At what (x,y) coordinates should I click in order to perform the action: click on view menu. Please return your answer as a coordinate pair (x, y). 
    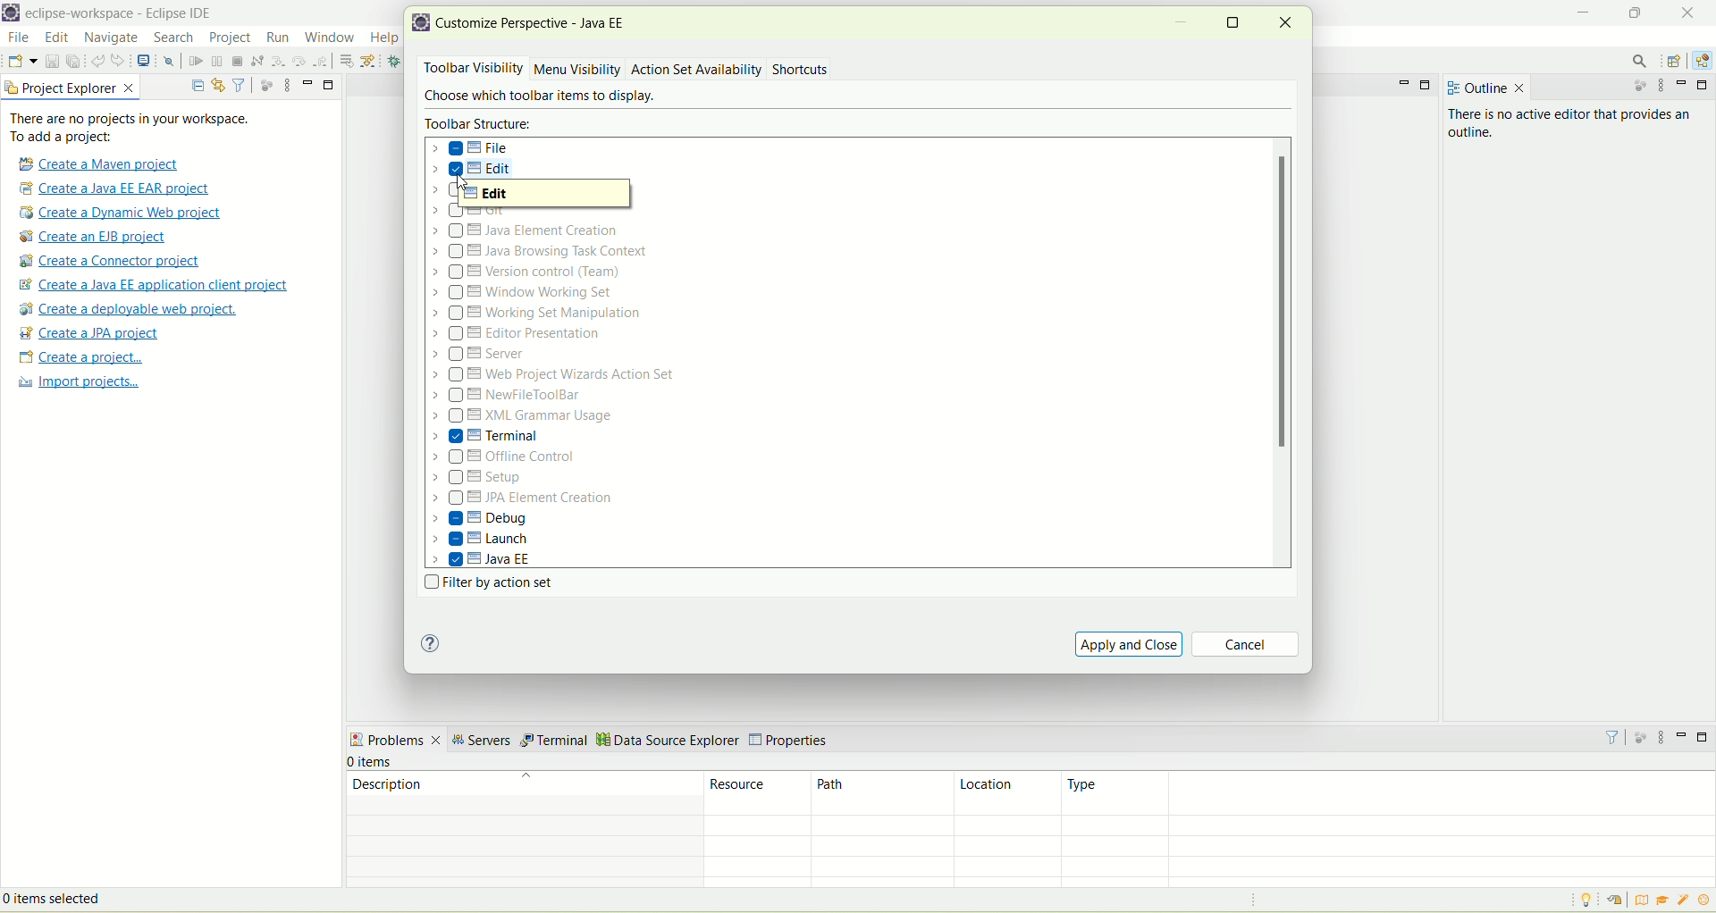
    Looking at the image, I should click on (287, 84).